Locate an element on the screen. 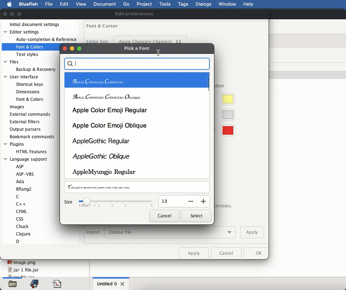 This screenshot has height=290, width=346. jar 1 file is located at coordinates (23, 270).